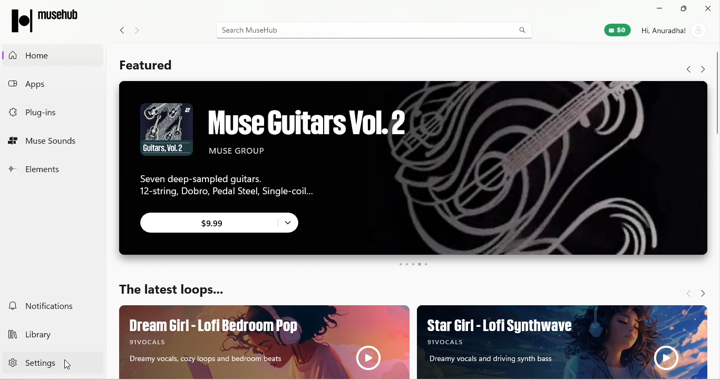 The width and height of the screenshot is (720, 380). I want to click on Star girl-Lofi synthwave, so click(568, 342).